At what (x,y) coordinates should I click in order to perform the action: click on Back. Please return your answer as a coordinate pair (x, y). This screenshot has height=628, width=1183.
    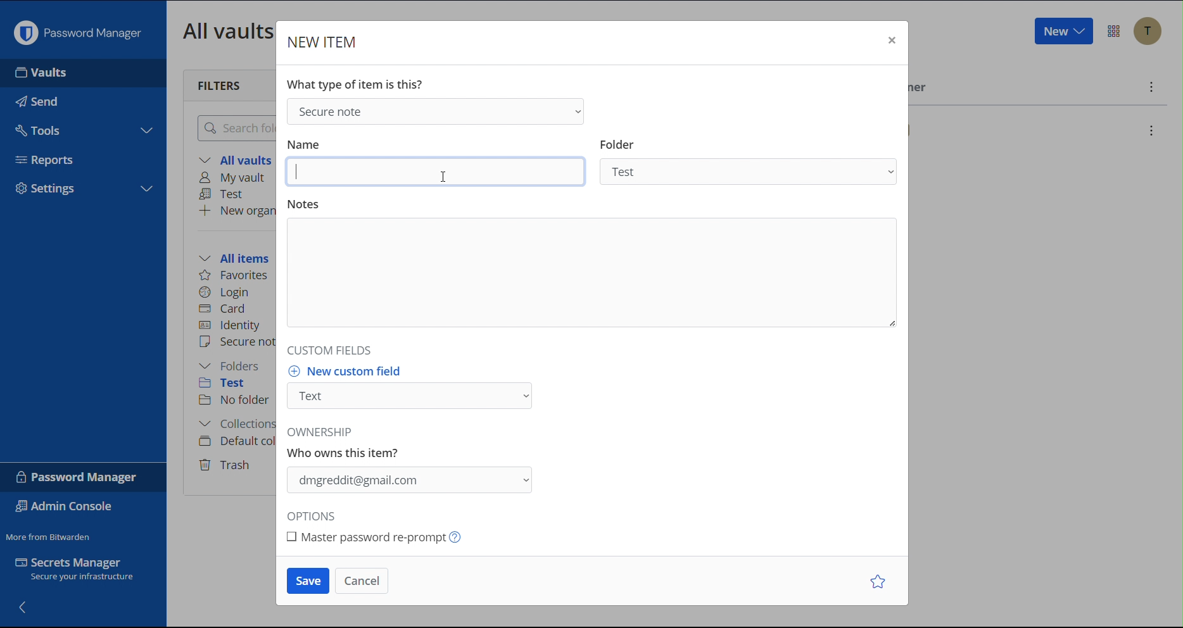
    Looking at the image, I should click on (24, 606).